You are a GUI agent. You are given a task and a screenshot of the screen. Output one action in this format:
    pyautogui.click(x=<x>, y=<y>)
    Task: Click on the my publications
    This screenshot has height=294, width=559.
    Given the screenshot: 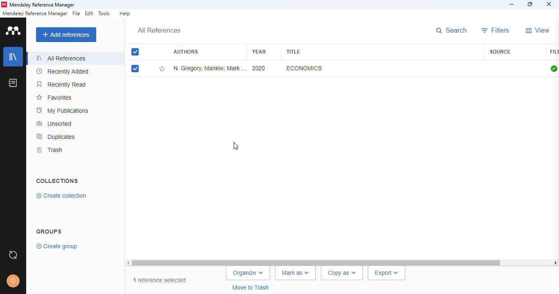 What is the action you would take?
    pyautogui.click(x=63, y=110)
    